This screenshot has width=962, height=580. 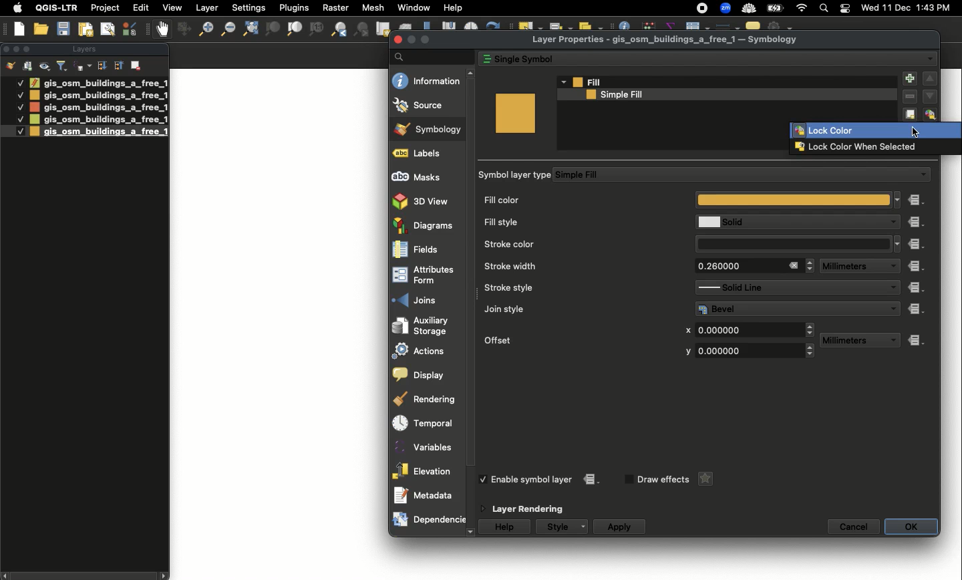 What do you see at coordinates (556, 527) in the screenshot?
I see `Style` at bounding box center [556, 527].